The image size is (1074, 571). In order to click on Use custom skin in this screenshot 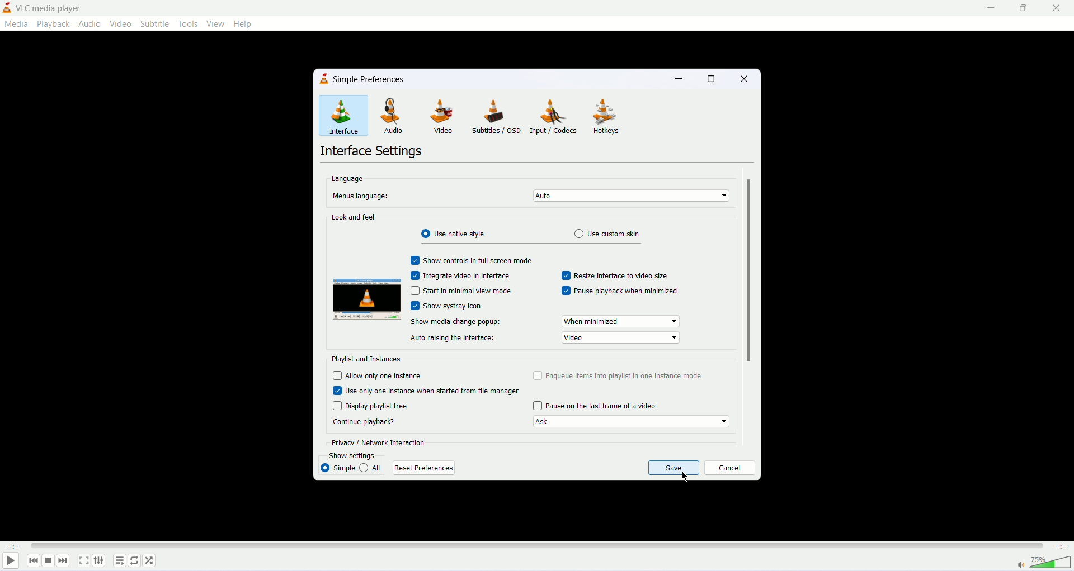, I will do `click(606, 235)`.